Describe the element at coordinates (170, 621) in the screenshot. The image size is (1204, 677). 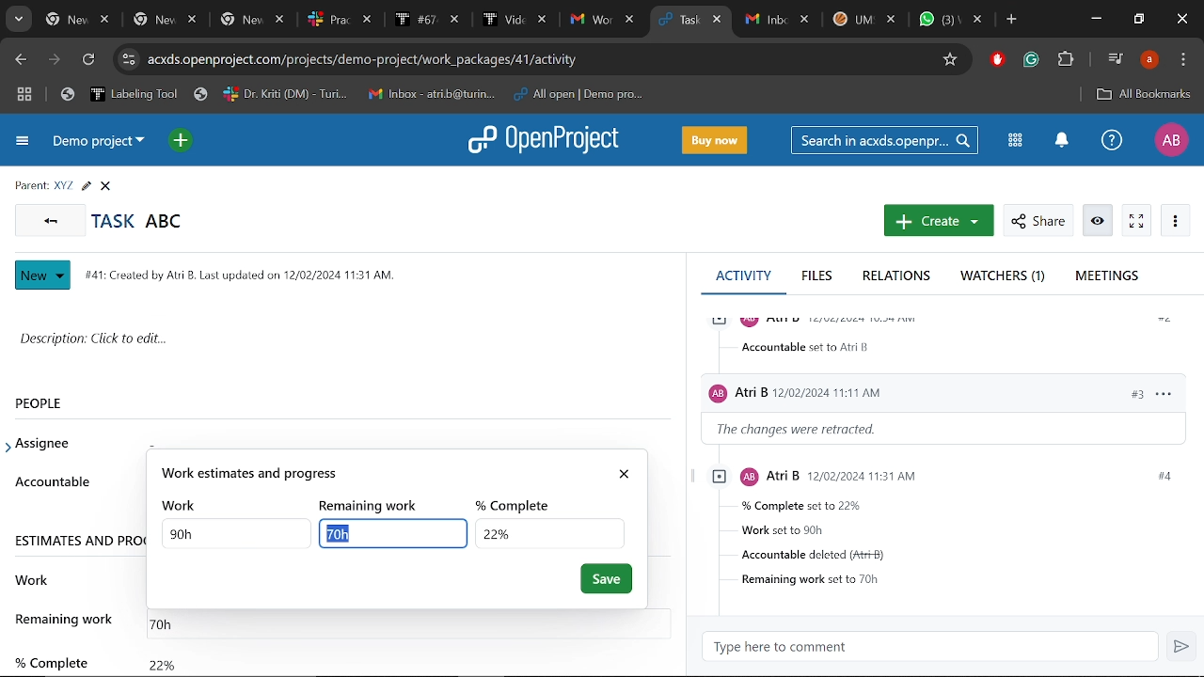
I see `Remaining work` at that location.